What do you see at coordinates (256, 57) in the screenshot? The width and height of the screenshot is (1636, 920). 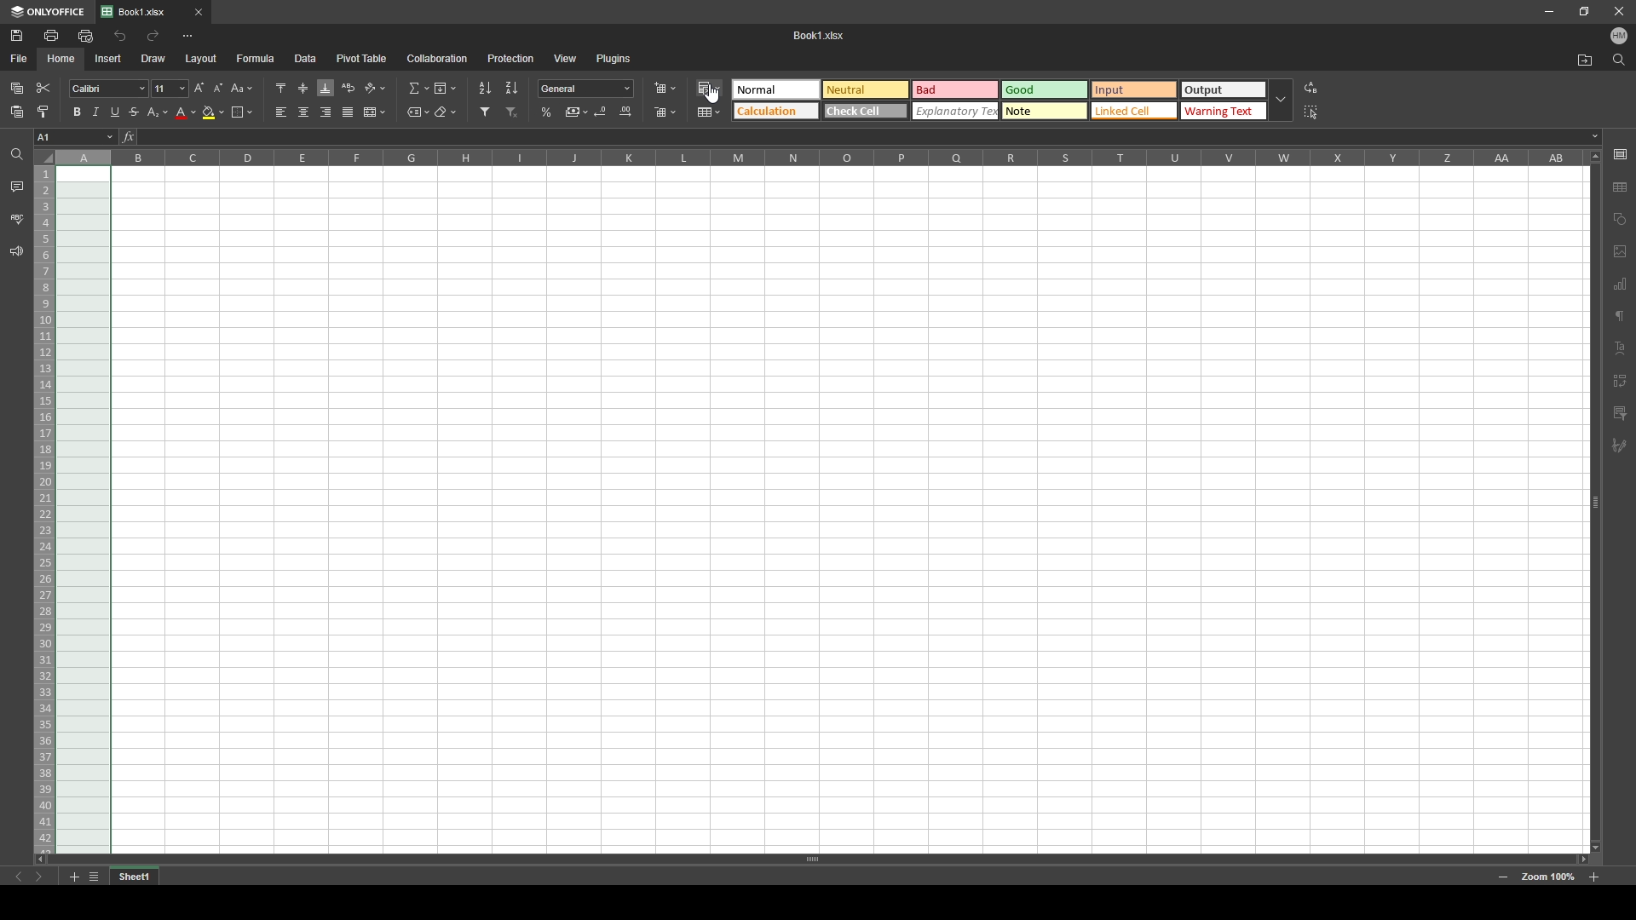 I see `formula` at bounding box center [256, 57].